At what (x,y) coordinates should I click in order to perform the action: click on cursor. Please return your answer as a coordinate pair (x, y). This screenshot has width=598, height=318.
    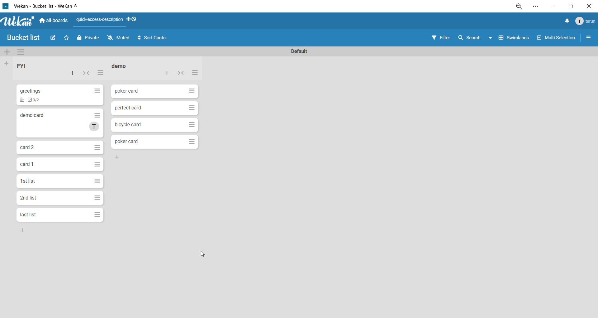
    Looking at the image, I should click on (203, 253).